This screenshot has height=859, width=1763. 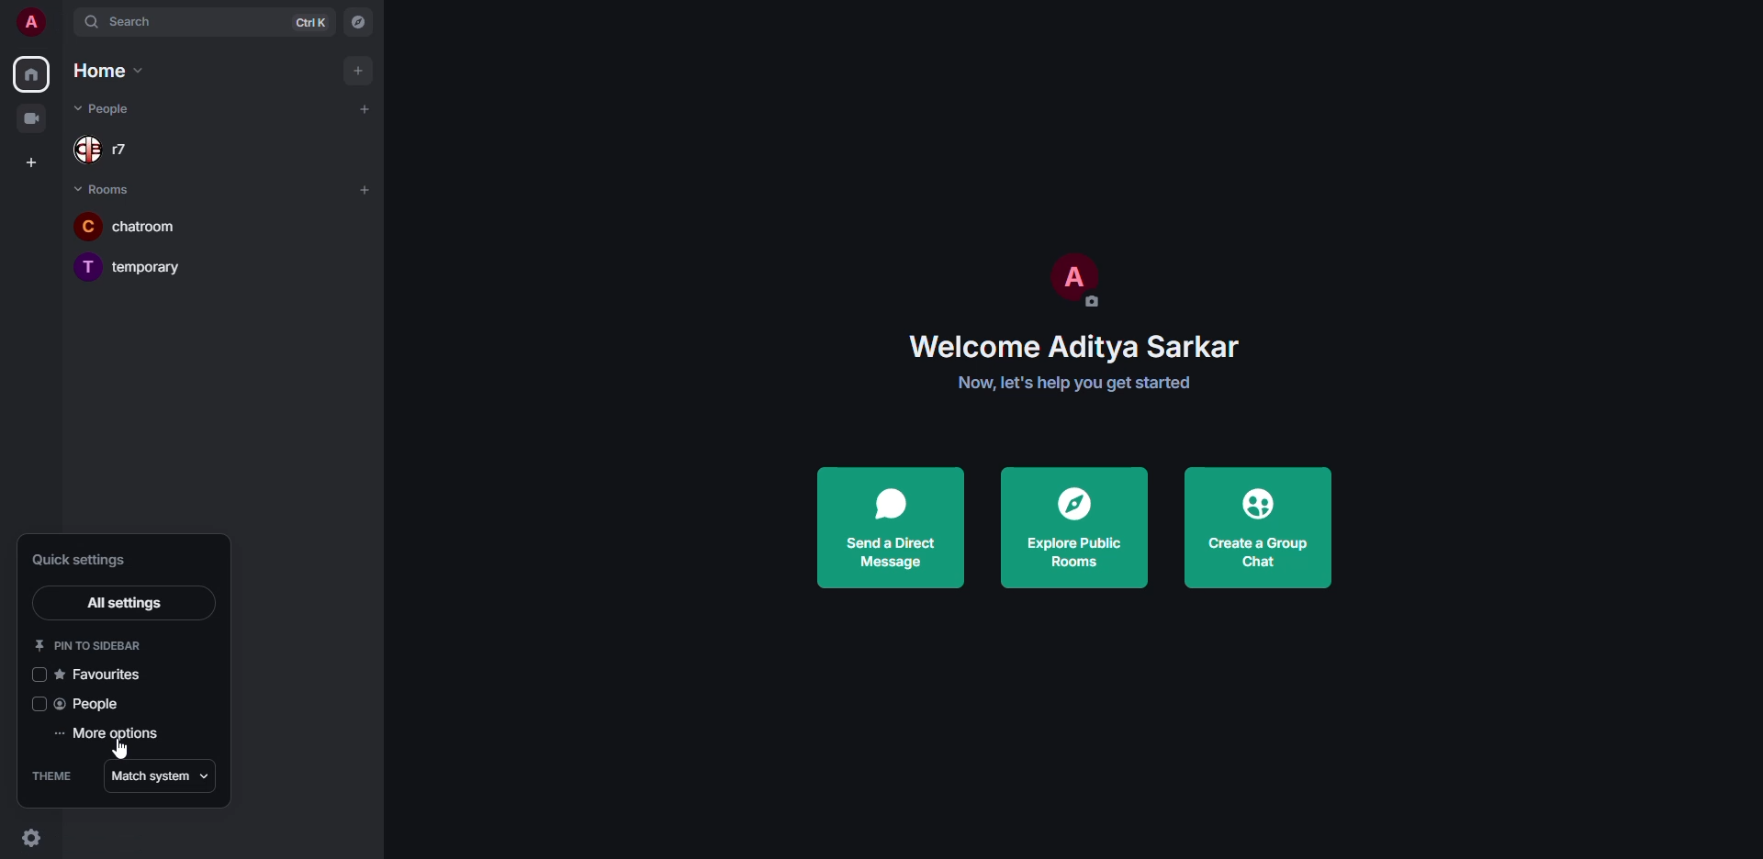 I want to click on get started, so click(x=1075, y=383).